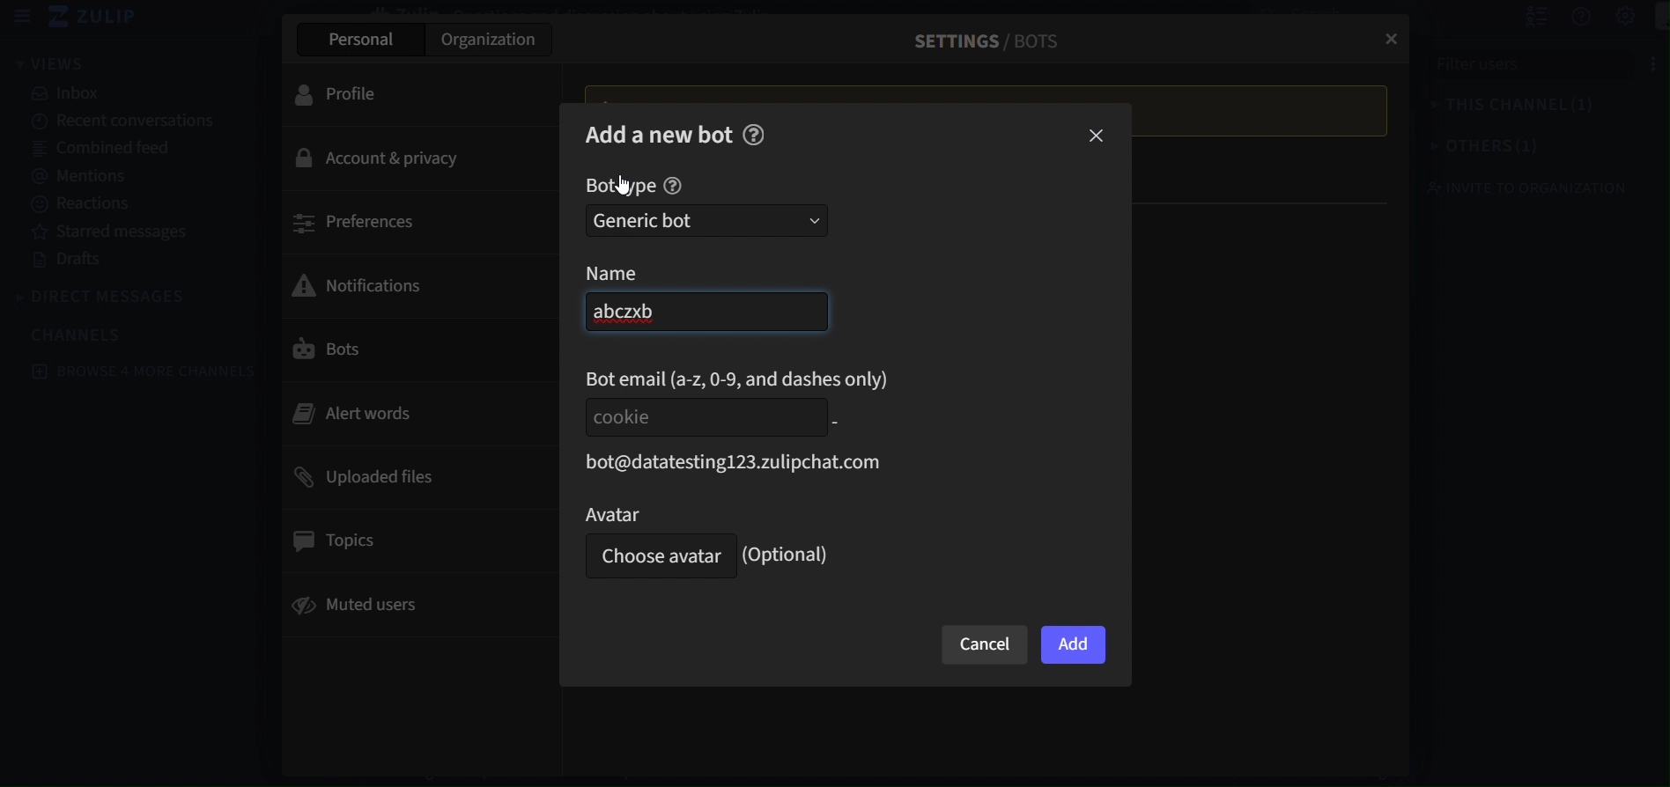 The width and height of the screenshot is (1670, 787). Describe the element at coordinates (633, 273) in the screenshot. I see `name` at that location.